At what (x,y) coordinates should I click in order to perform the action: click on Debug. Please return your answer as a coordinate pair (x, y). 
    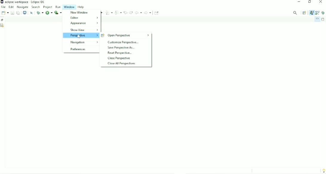
    Looking at the image, I should click on (323, 13).